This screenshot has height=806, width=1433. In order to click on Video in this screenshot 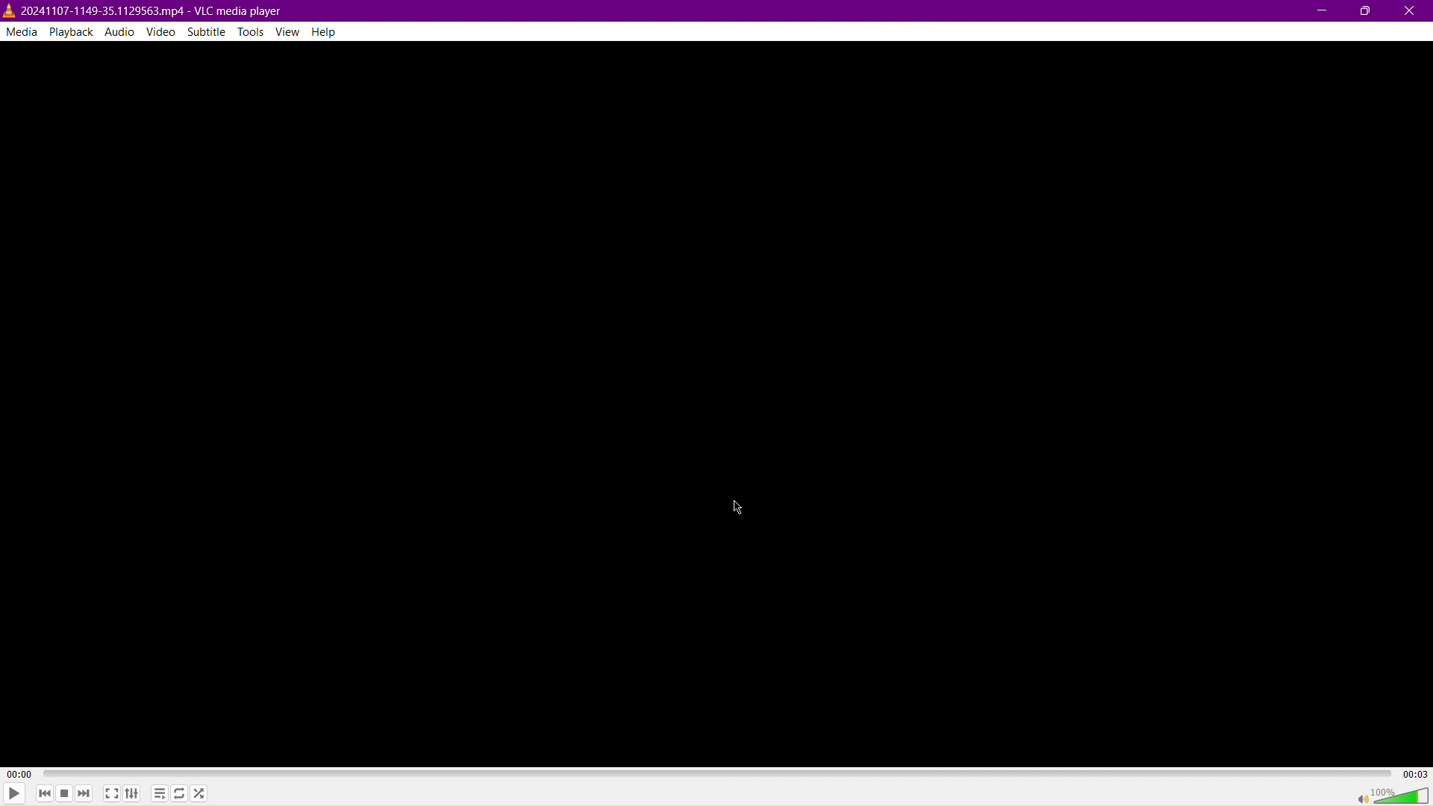, I will do `click(163, 31)`.